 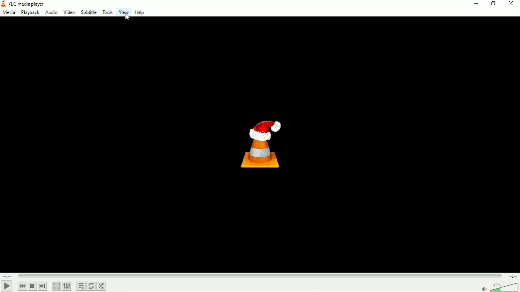 What do you see at coordinates (140, 12) in the screenshot?
I see `Help` at bounding box center [140, 12].